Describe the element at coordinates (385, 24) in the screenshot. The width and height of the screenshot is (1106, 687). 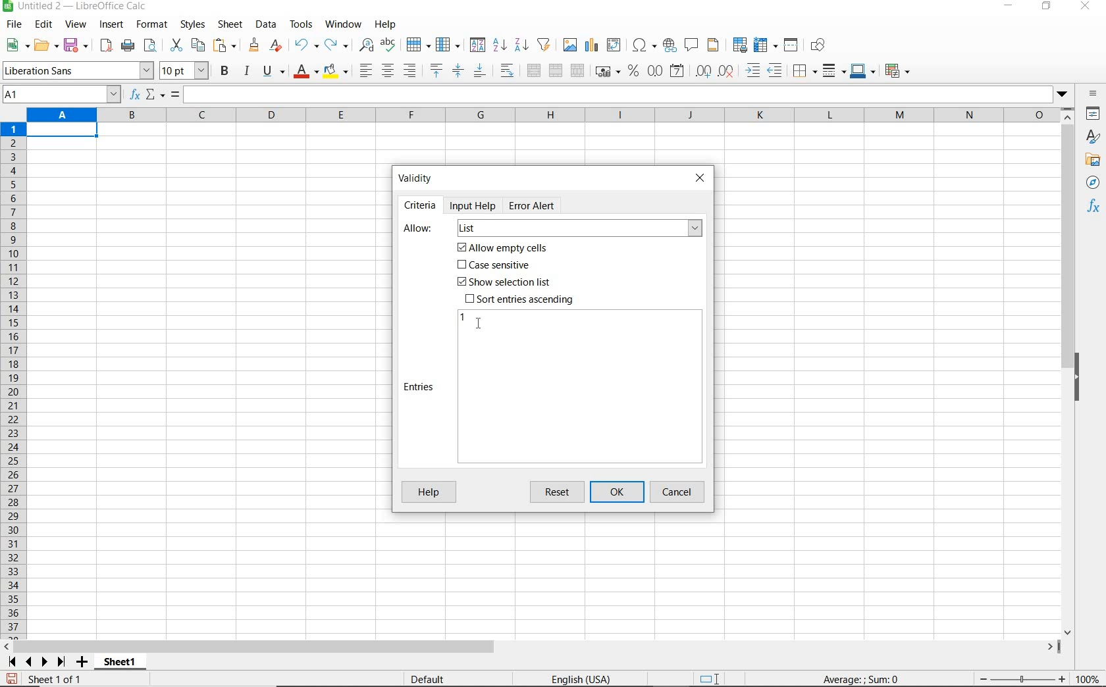
I see `help` at that location.